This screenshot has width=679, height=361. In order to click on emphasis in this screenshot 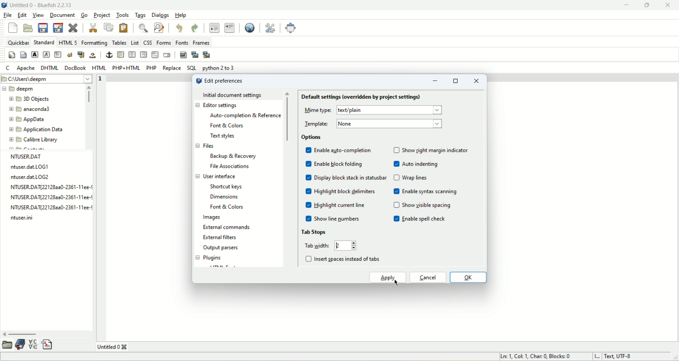, I will do `click(45, 55)`.